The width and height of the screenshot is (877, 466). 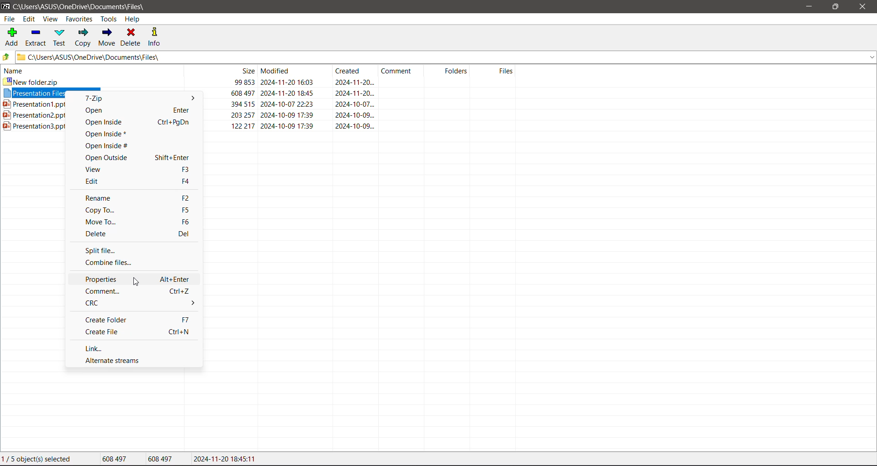 I want to click on More options, so click(x=193, y=98).